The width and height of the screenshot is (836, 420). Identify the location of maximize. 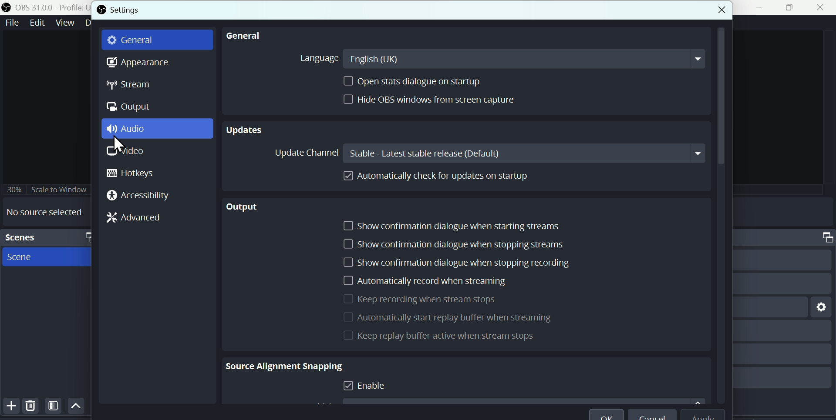
(87, 237).